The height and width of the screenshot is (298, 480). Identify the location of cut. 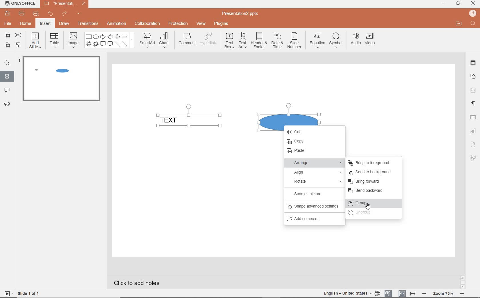
(18, 36).